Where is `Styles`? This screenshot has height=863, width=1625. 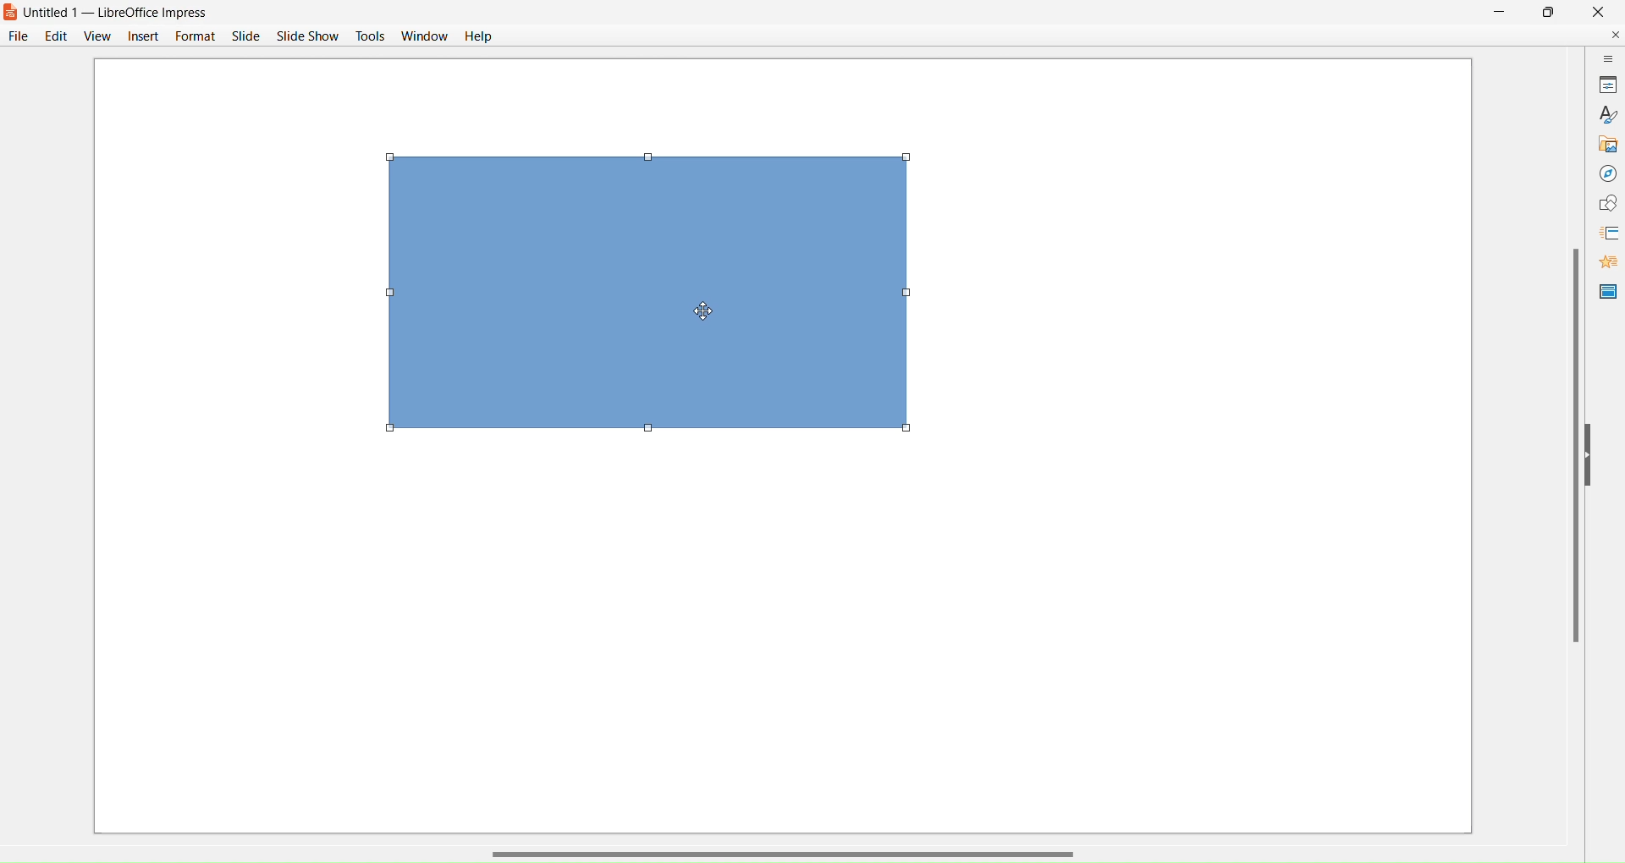
Styles is located at coordinates (1606, 114).